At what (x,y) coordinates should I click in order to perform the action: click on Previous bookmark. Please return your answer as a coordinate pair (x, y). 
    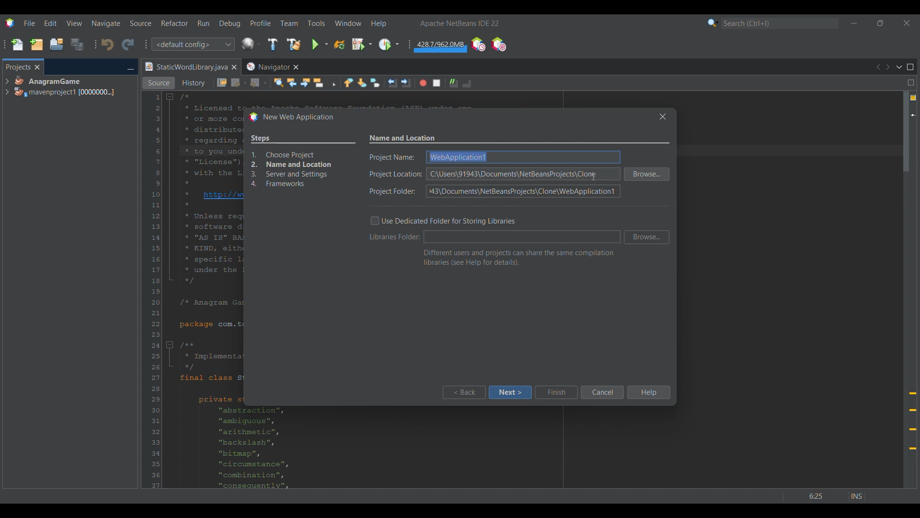
    Looking at the image, I should click on (348, 82).